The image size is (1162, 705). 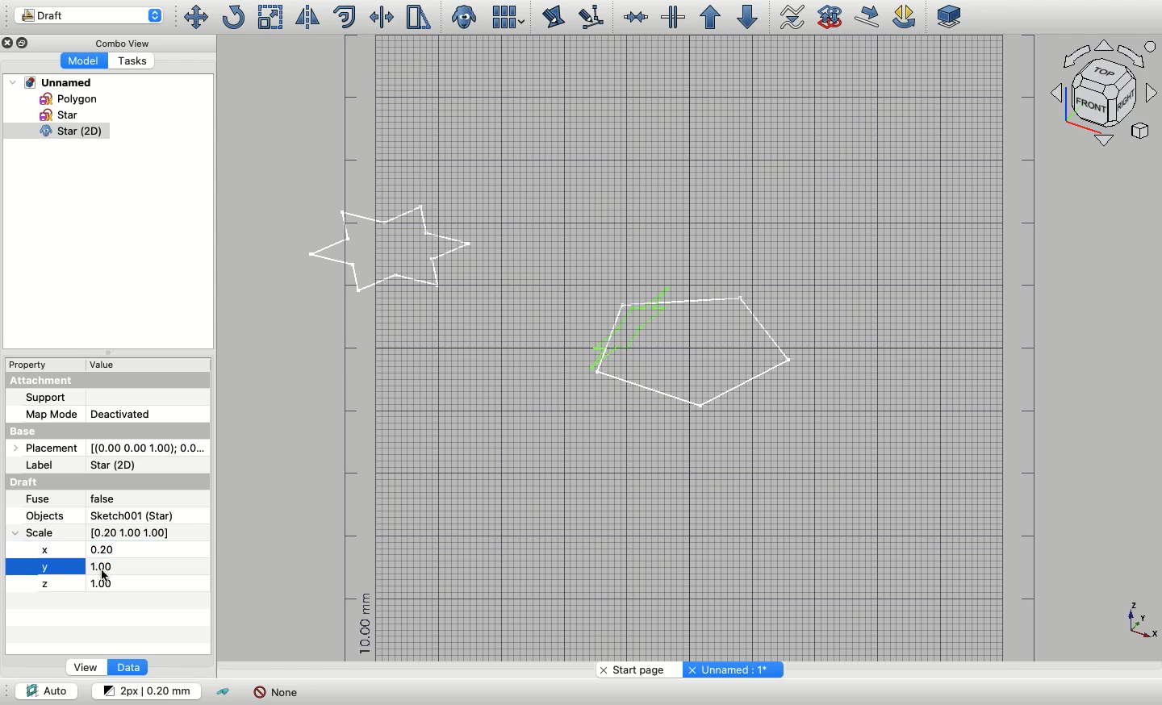 What do you see at coordinates (951, 16) in the screenshot?
I see `Plane selector` at bounding box center [951, 16].